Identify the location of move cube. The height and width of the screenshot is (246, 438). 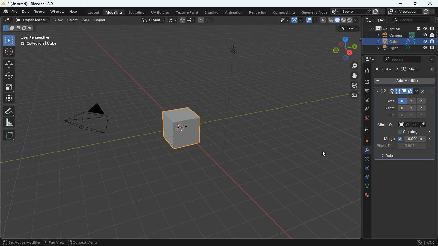
(9, 98).